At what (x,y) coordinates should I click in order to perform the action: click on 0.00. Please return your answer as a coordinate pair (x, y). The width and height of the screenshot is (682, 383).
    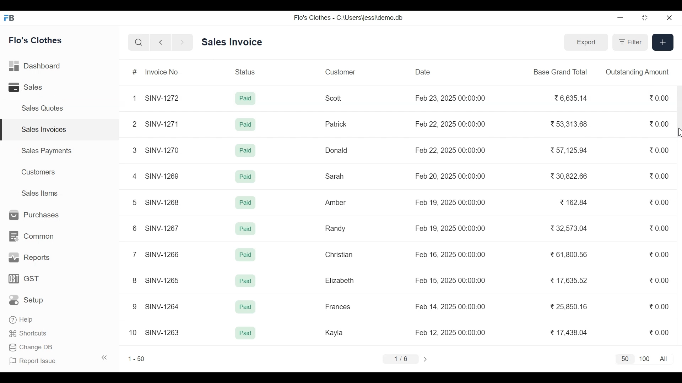
    Looking at the image, I should click on (660, 202).